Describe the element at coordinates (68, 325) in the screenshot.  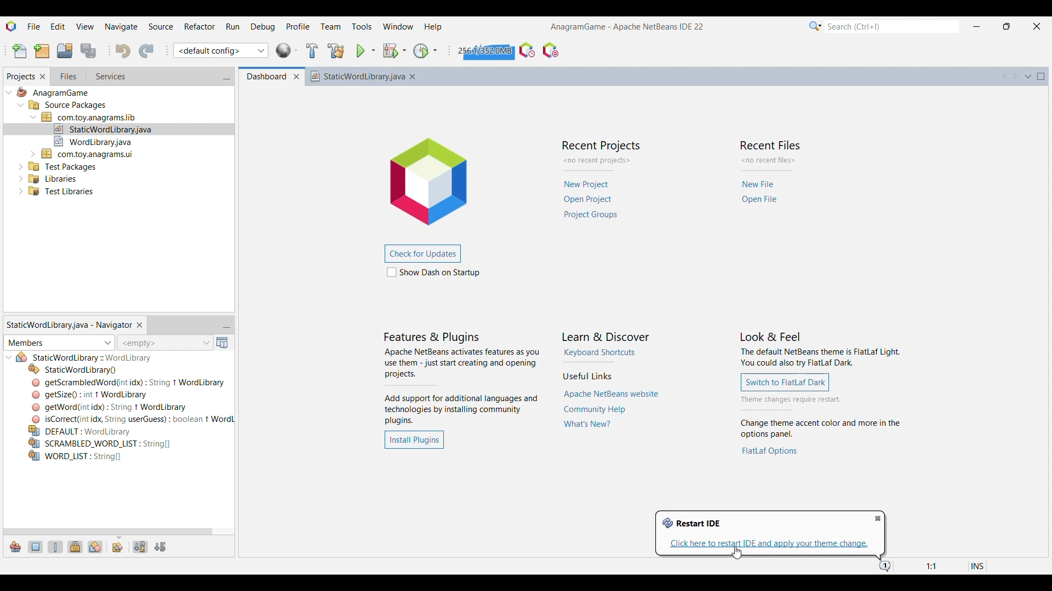
I see `Static world library tab` at that location.